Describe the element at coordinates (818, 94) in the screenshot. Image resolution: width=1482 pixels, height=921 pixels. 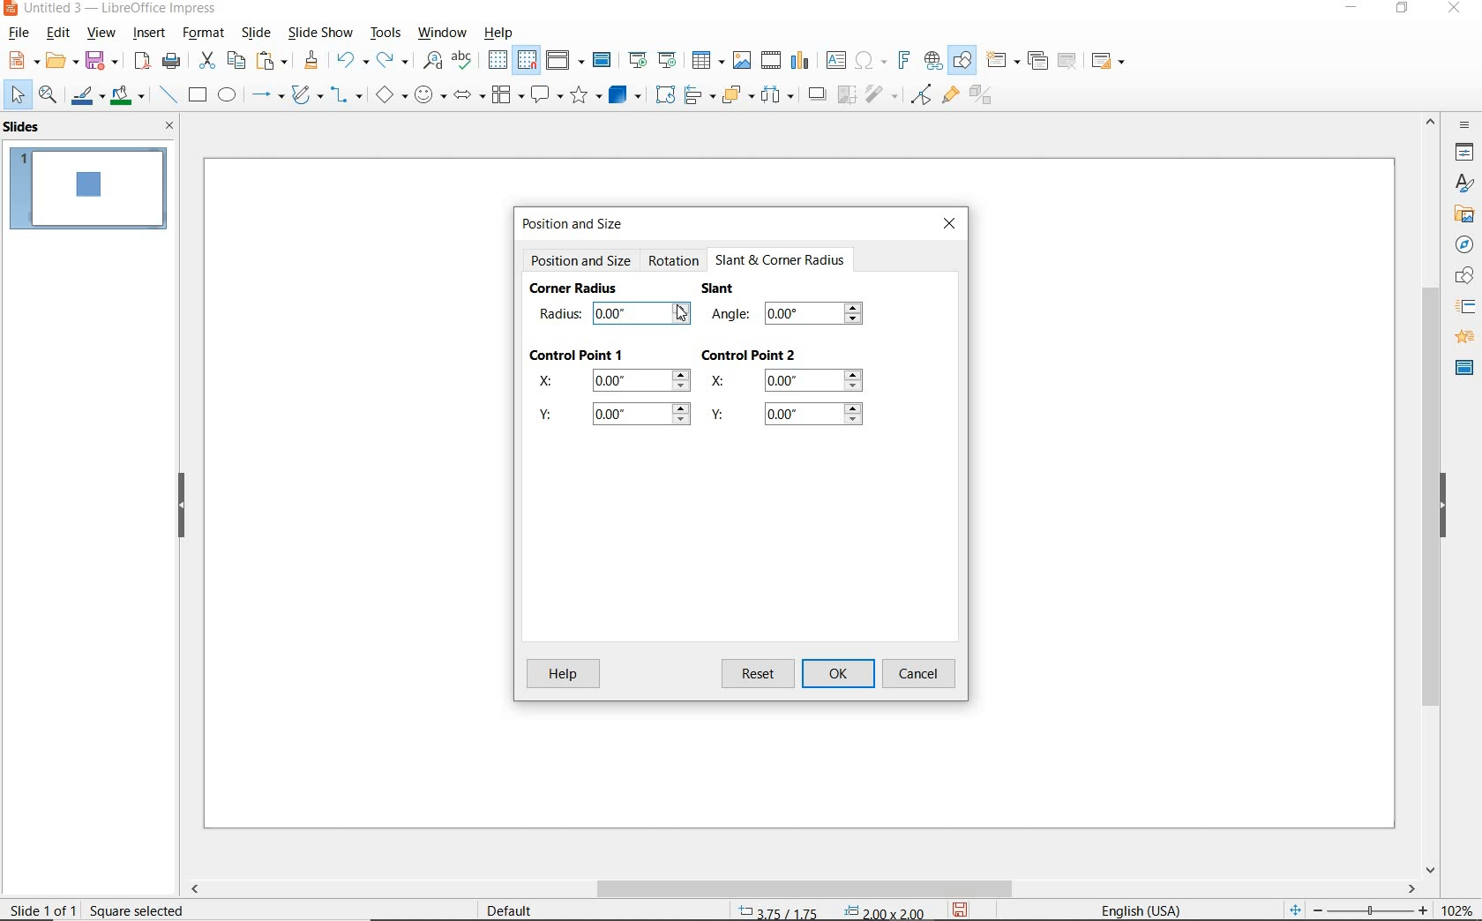
I see `shadow` at that location.